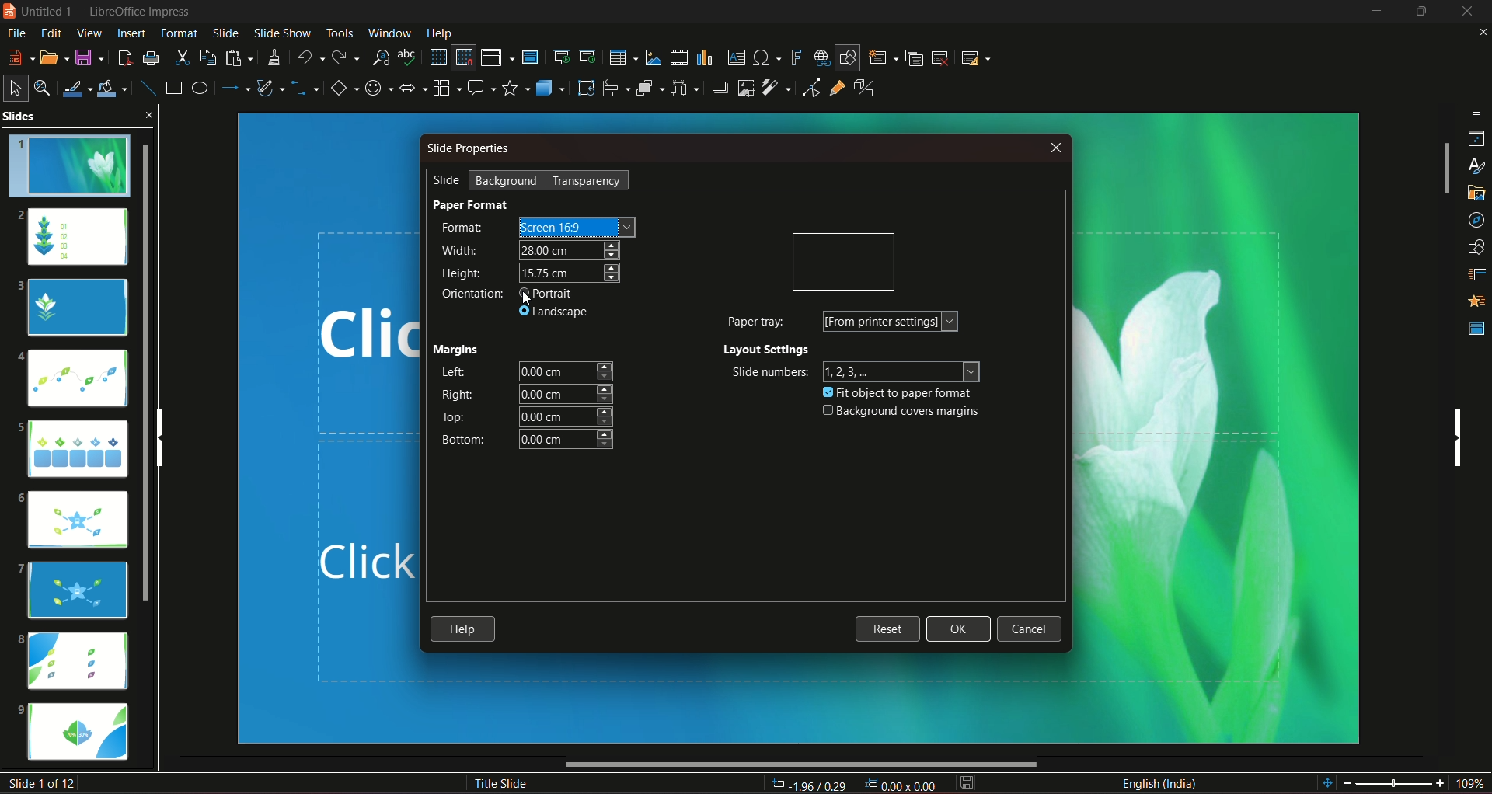  What do you see at coordinates (568, 441) in the screenshot?
I see `bottom margin` at bounding box center [568, 441].